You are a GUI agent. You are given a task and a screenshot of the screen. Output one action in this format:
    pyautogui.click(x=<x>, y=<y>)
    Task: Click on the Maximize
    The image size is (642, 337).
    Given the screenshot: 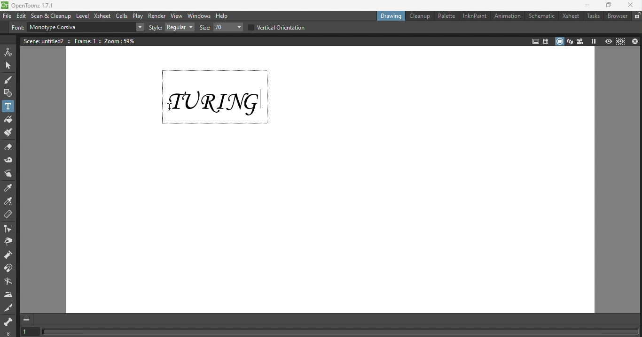 What is the action you would take?
    pyautogui.click(x=610, y=6)
    